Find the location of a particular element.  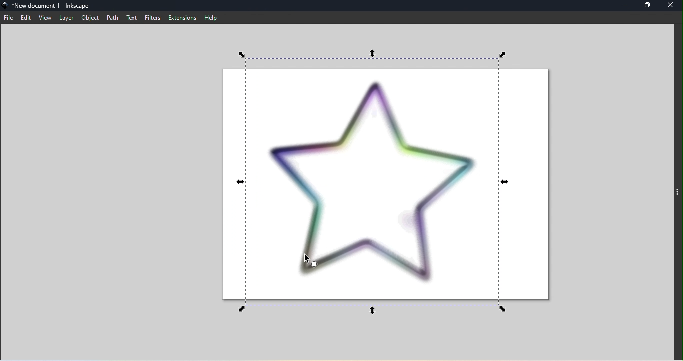

View is located at coordinates (46, 18).